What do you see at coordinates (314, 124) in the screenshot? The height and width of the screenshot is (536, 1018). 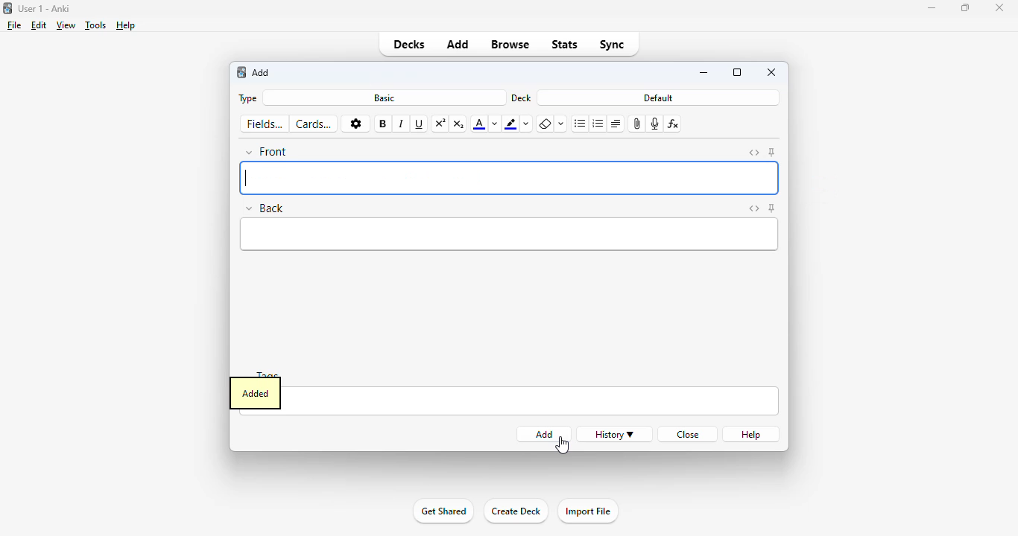 I see `cards` at bounding box center [314, 124].